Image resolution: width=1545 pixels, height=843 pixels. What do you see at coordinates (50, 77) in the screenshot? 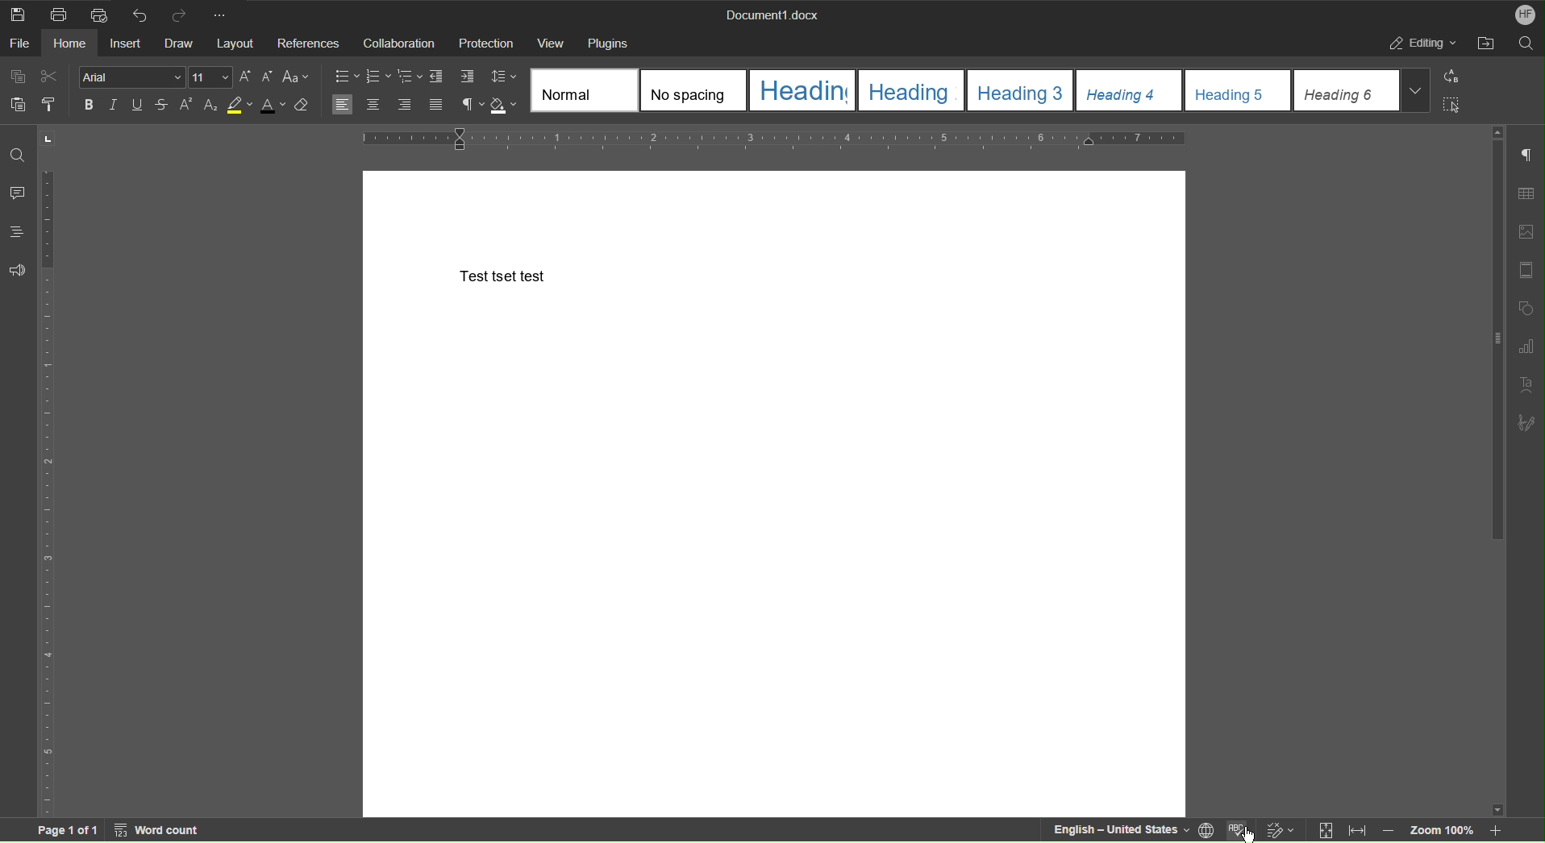
I see `Cut` at bounding box center [50, 77].